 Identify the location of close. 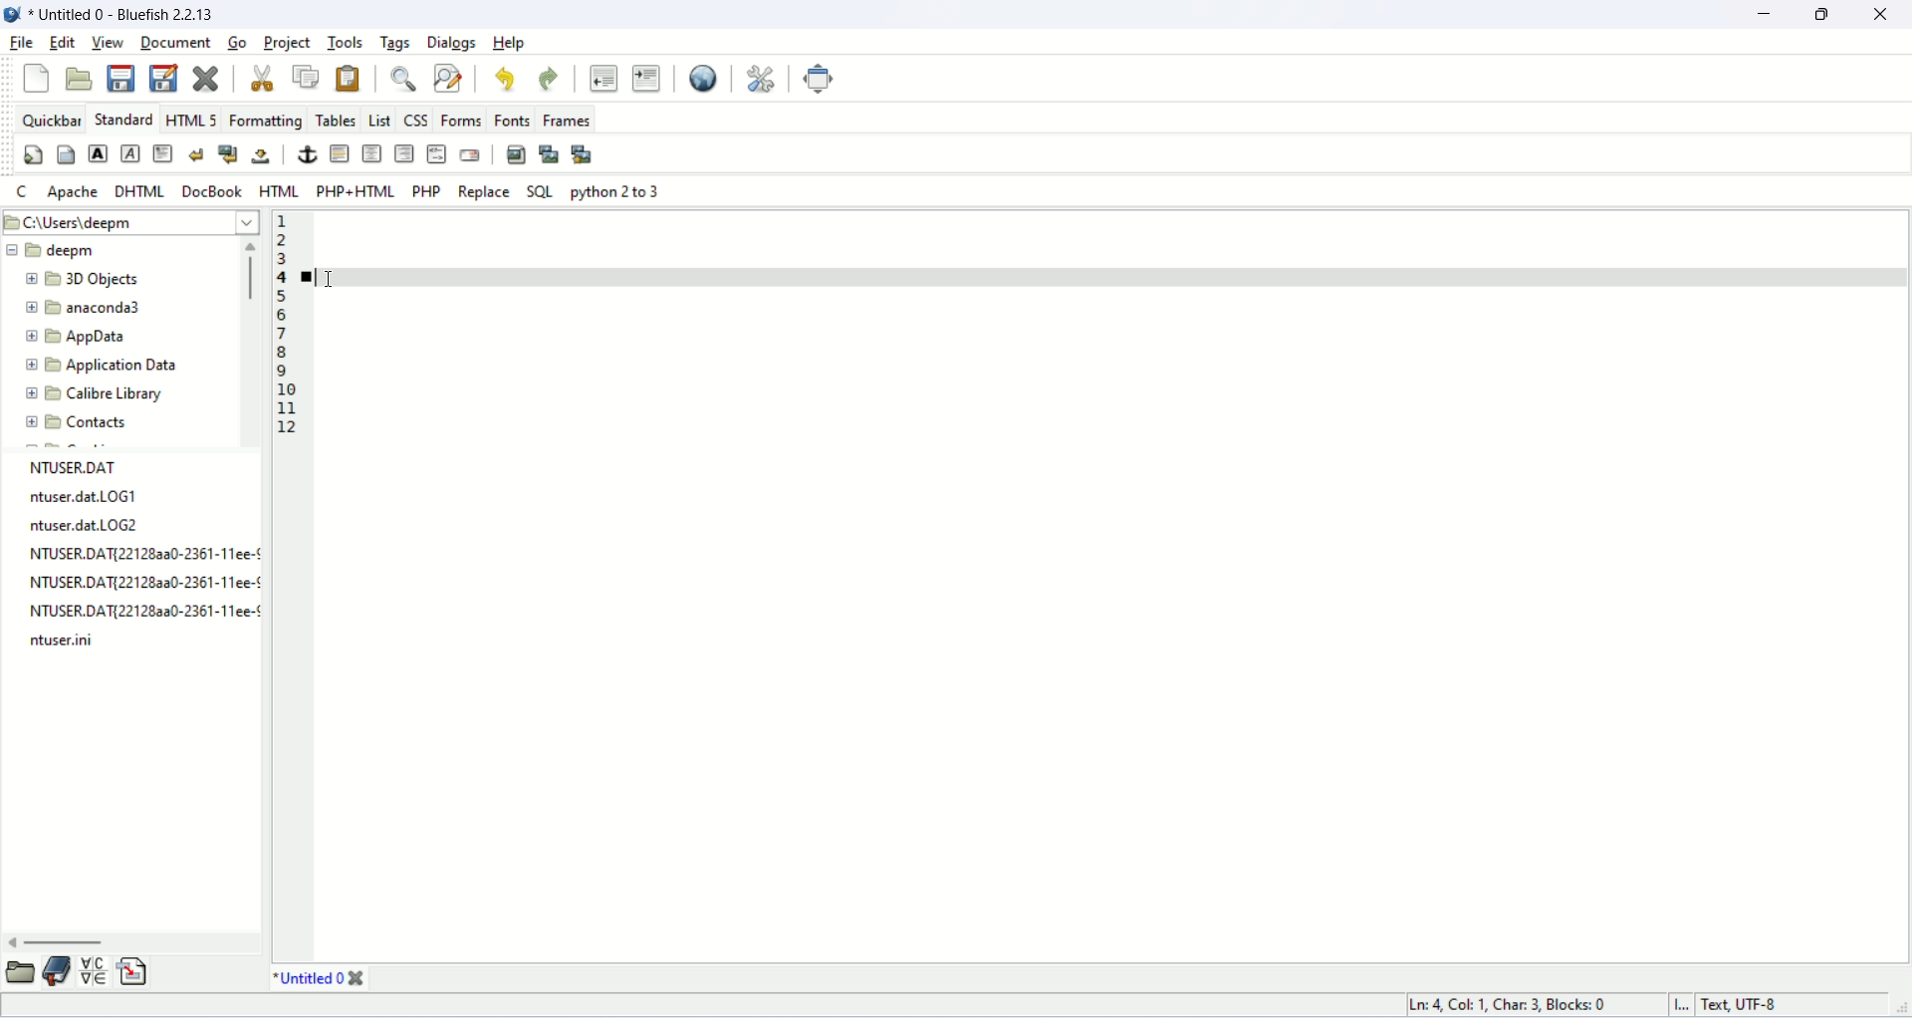
(1881, 18).